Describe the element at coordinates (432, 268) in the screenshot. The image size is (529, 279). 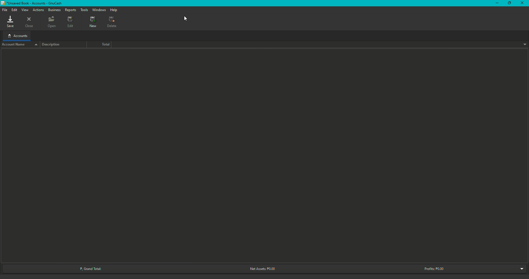
I see `Profits` at that location.